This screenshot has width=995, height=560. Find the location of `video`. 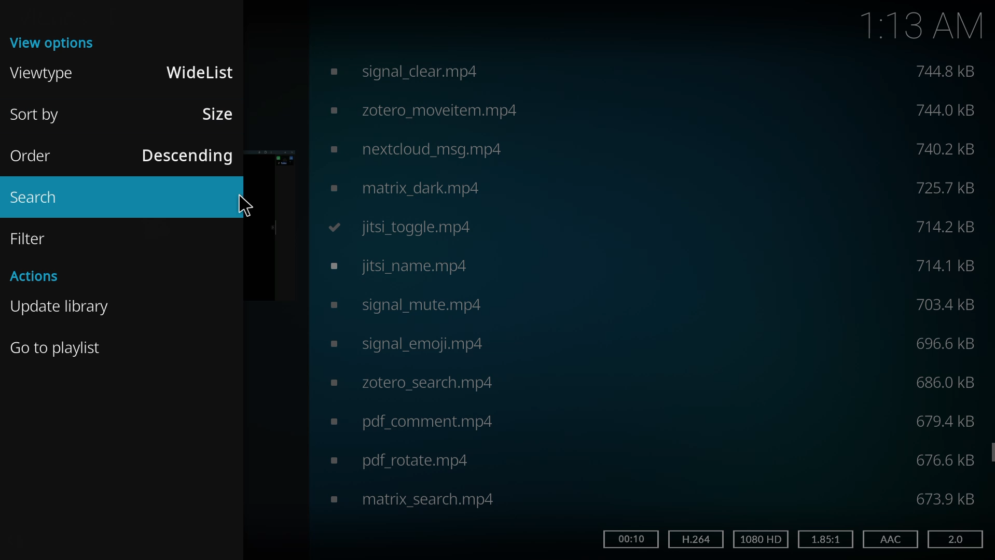

video is located at coordinates (402, 307).